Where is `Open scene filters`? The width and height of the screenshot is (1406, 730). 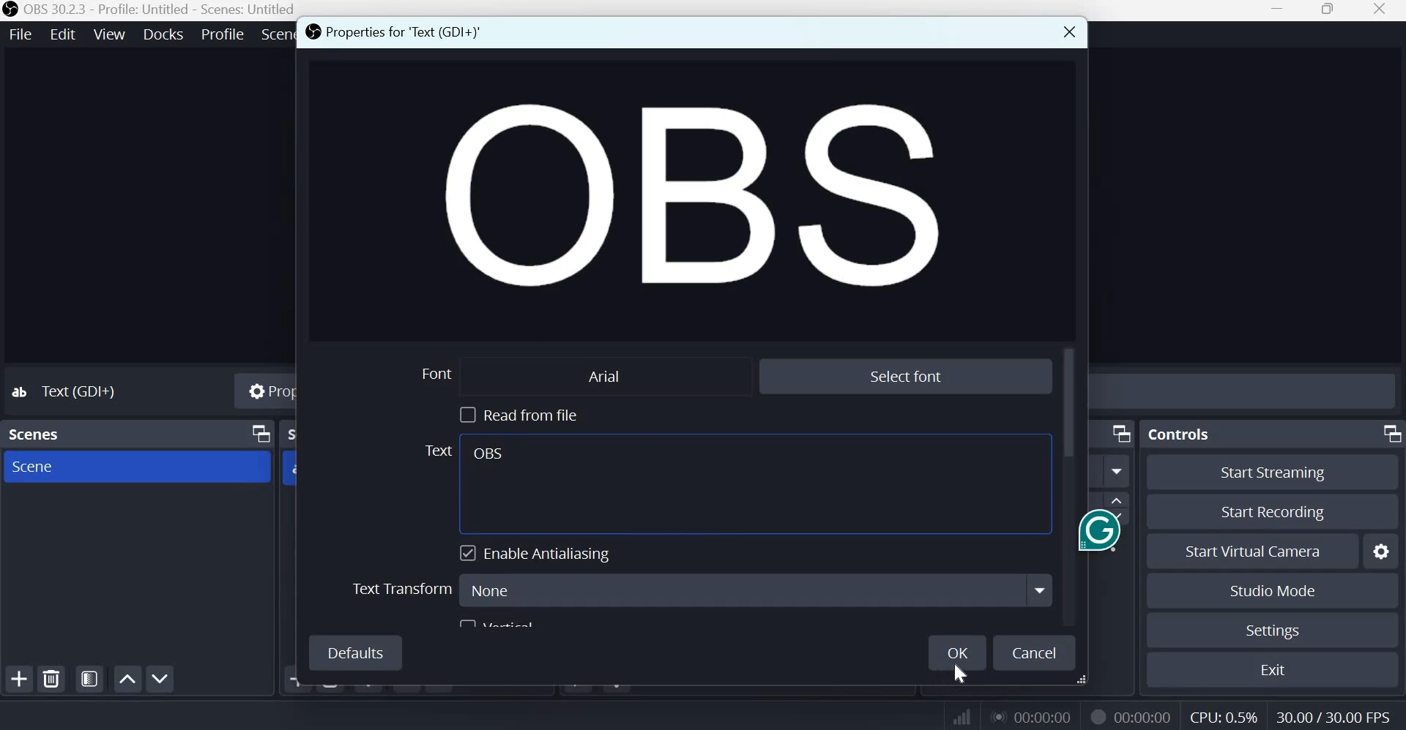
Open scene filters is located at coordinates (89, 680).